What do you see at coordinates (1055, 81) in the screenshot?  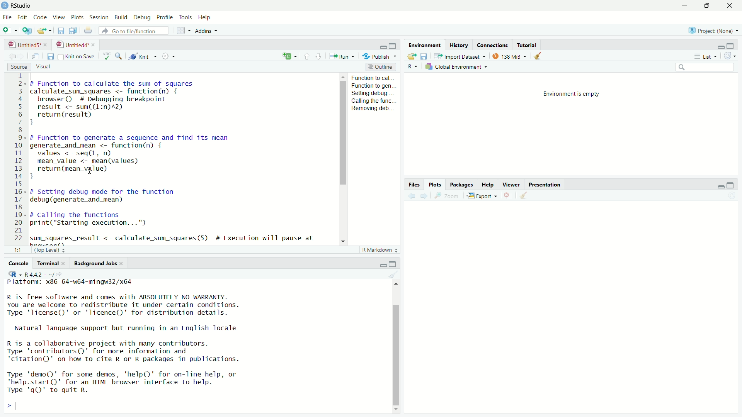 I see `tutorial` at bounding box center [1055, 81].